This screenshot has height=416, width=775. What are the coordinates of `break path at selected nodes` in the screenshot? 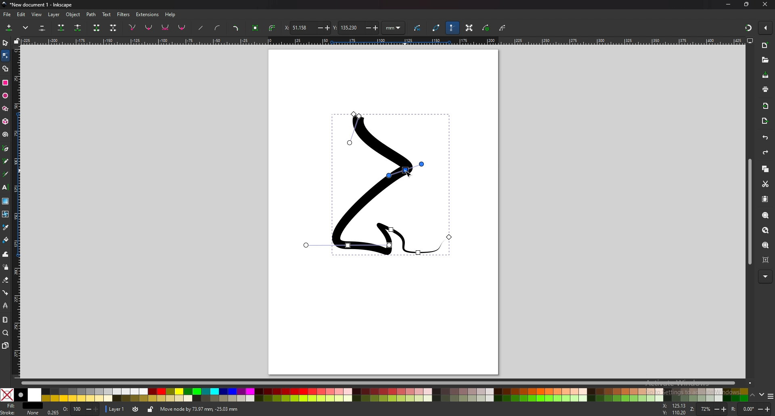 It's located at (77, 28).